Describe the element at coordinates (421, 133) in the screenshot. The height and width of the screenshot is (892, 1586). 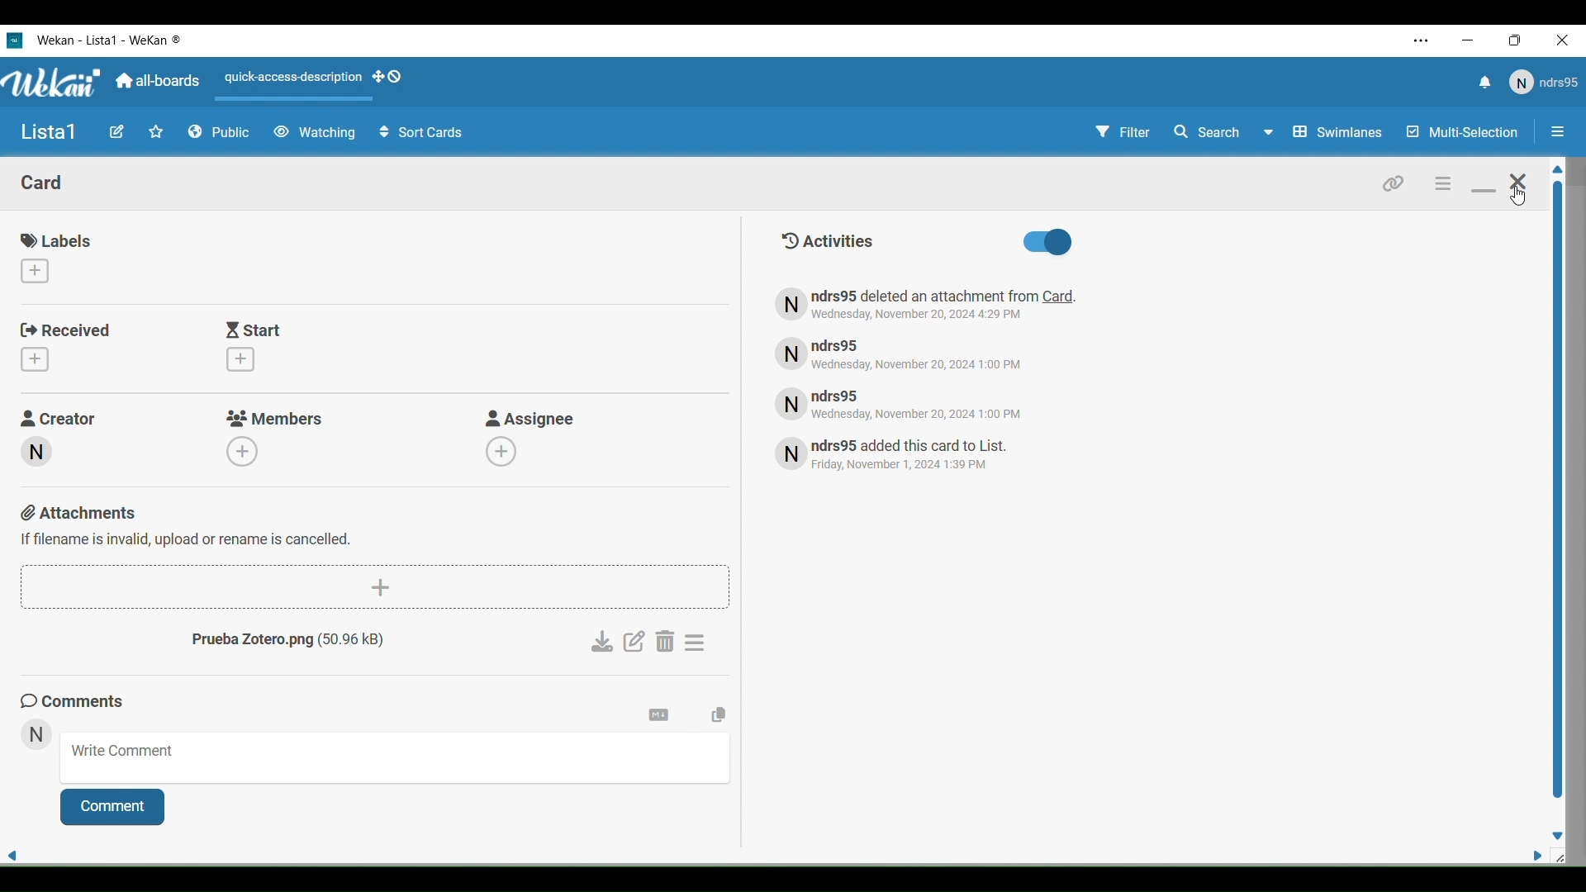
I see `Sort Cells` at that location.